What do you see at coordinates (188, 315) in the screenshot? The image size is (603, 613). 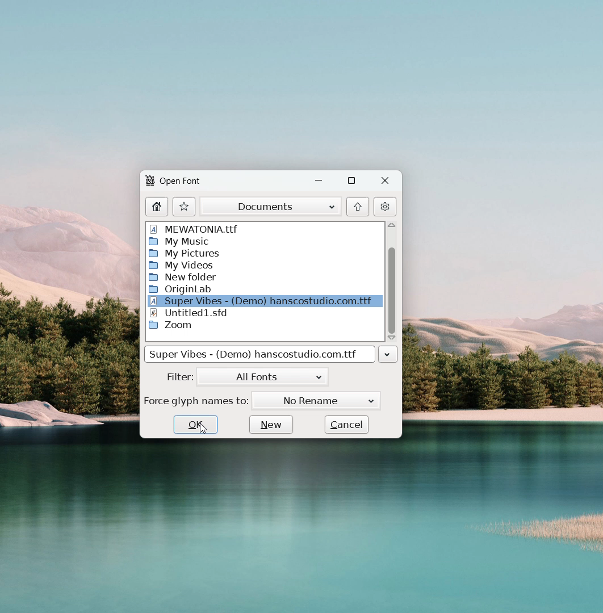 I see `Untitled1.std` at bounding box center [188, 315].